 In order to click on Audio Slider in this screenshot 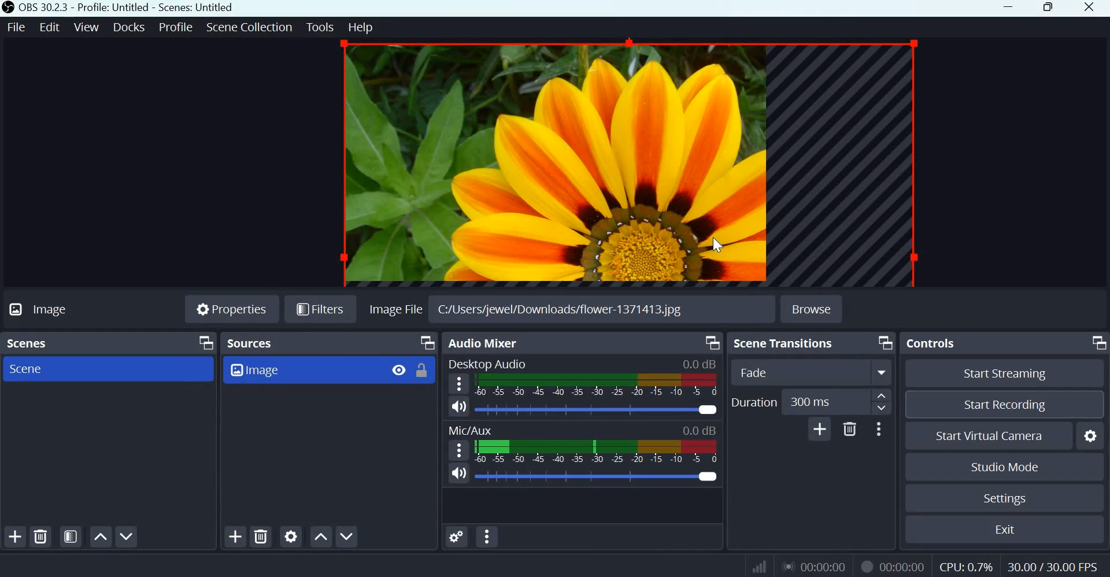, I will do `click(598, 478)`.